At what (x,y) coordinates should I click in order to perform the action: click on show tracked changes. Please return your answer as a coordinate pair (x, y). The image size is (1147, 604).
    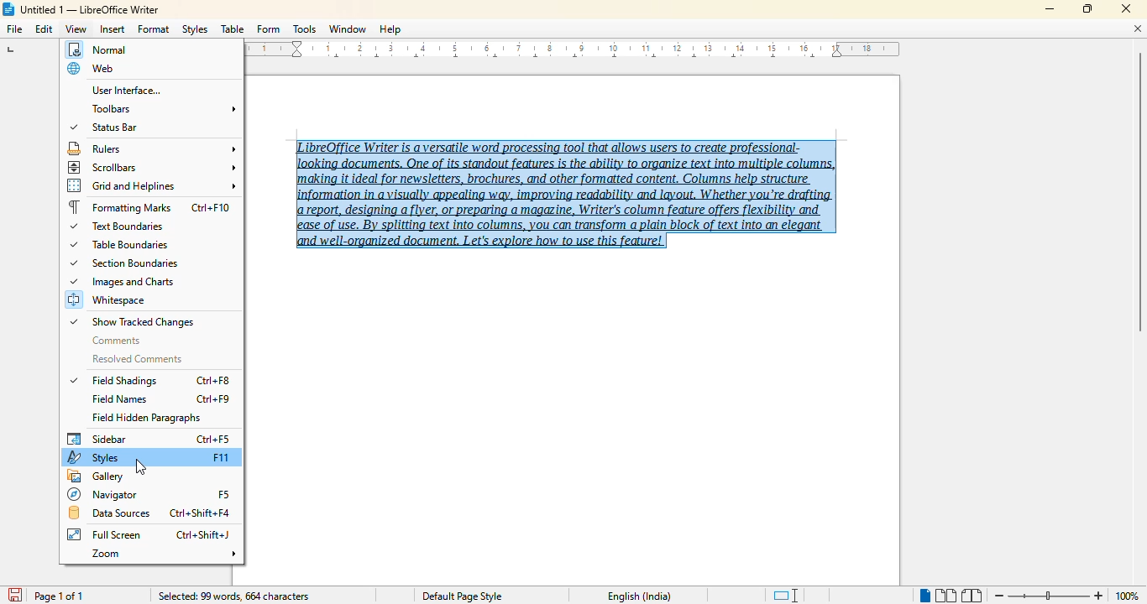
    Looking at the image, I should click on (130, 322).